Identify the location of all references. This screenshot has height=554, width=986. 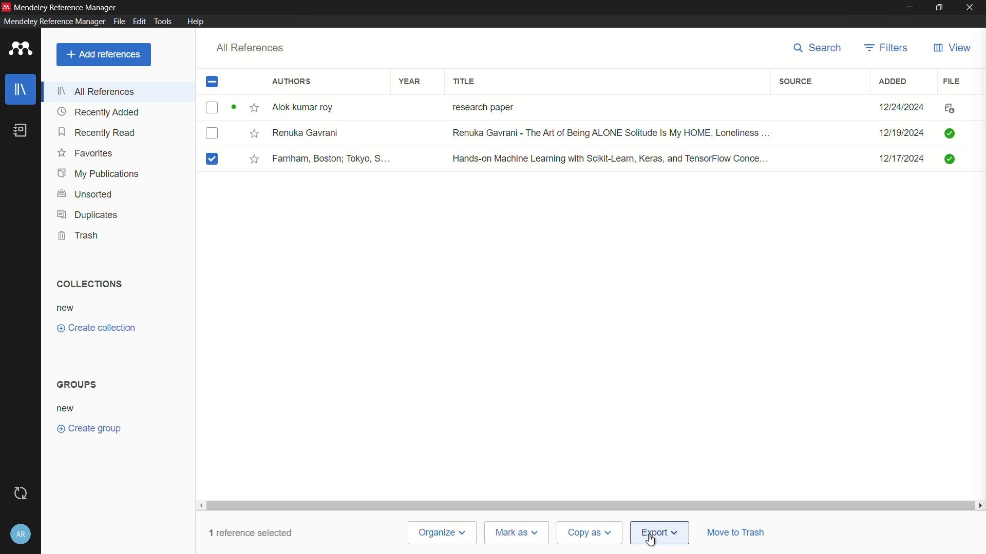
(96, 93).